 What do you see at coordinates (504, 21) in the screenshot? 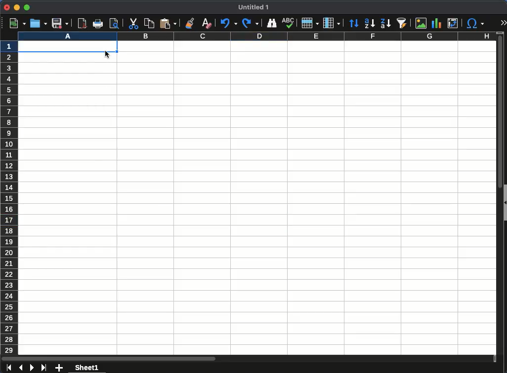
I see `expand` at bounding box center [504, 21].